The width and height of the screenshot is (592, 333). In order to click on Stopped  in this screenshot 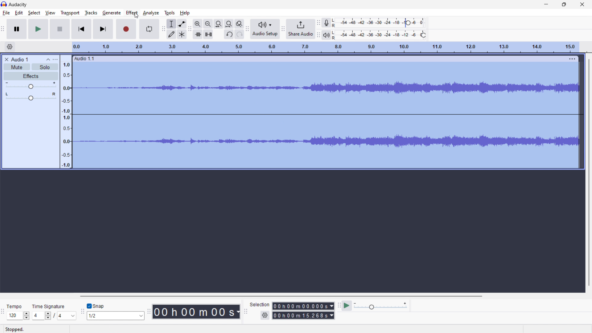, I will do `click(16, 329)`.